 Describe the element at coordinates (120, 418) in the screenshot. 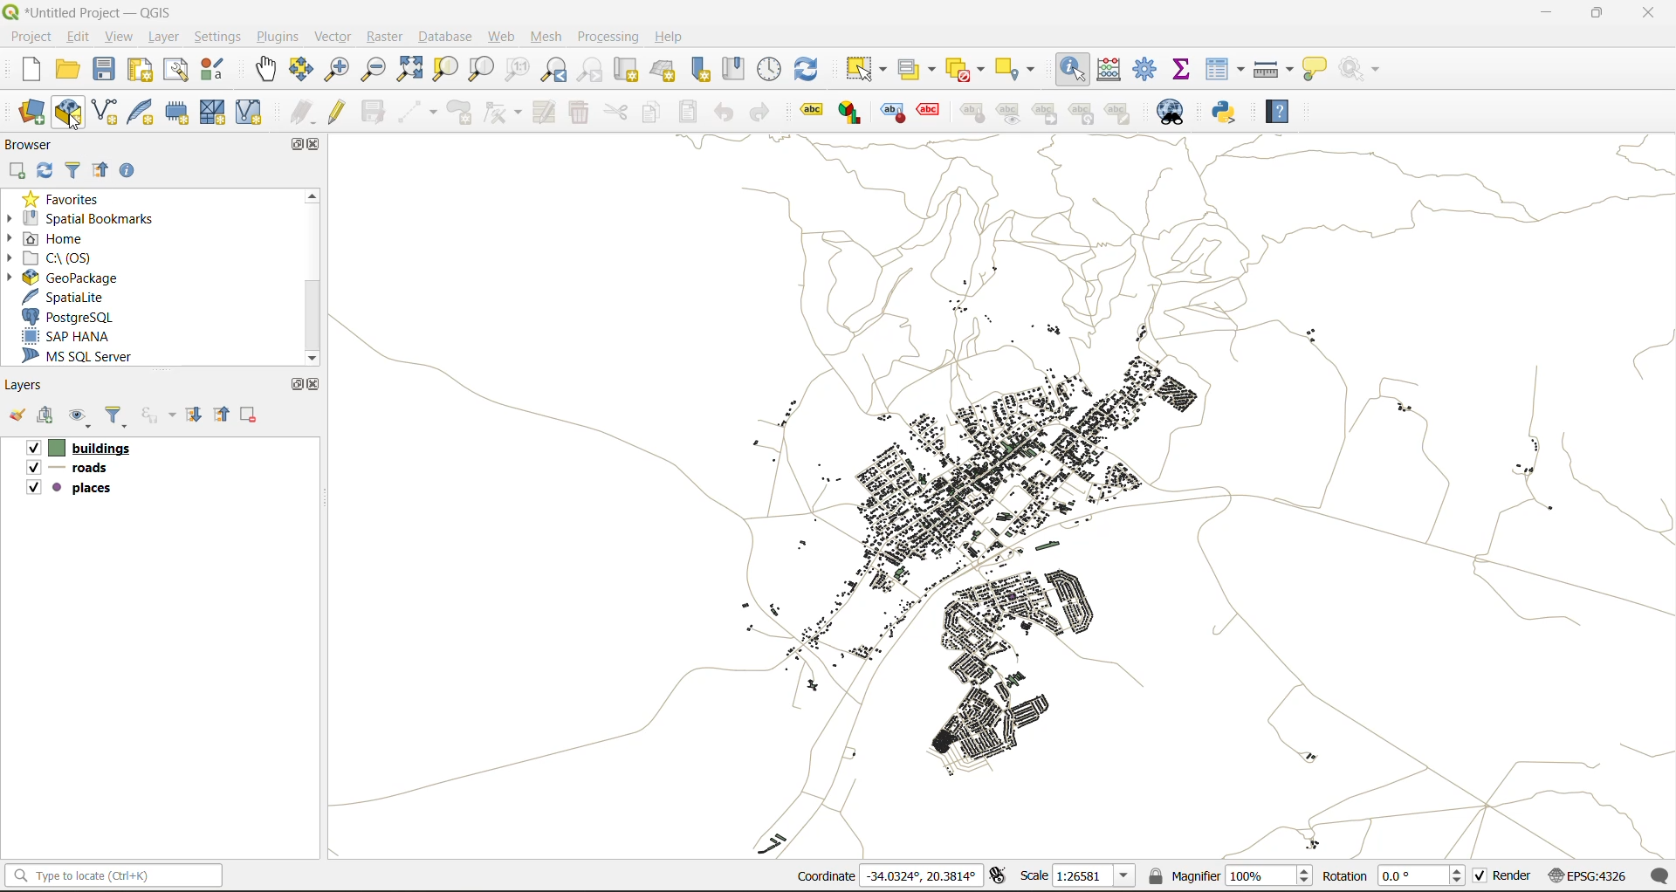

I see `filter` at that location.